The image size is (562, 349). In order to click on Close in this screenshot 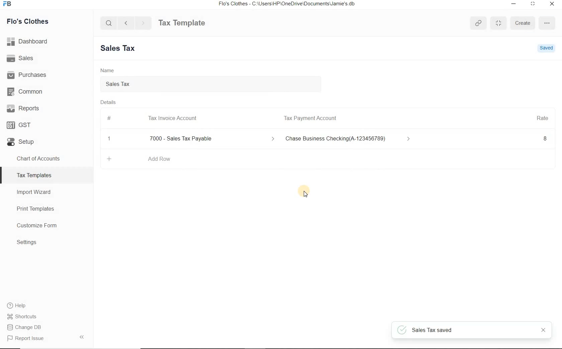, I will do `click(109, 139)`.